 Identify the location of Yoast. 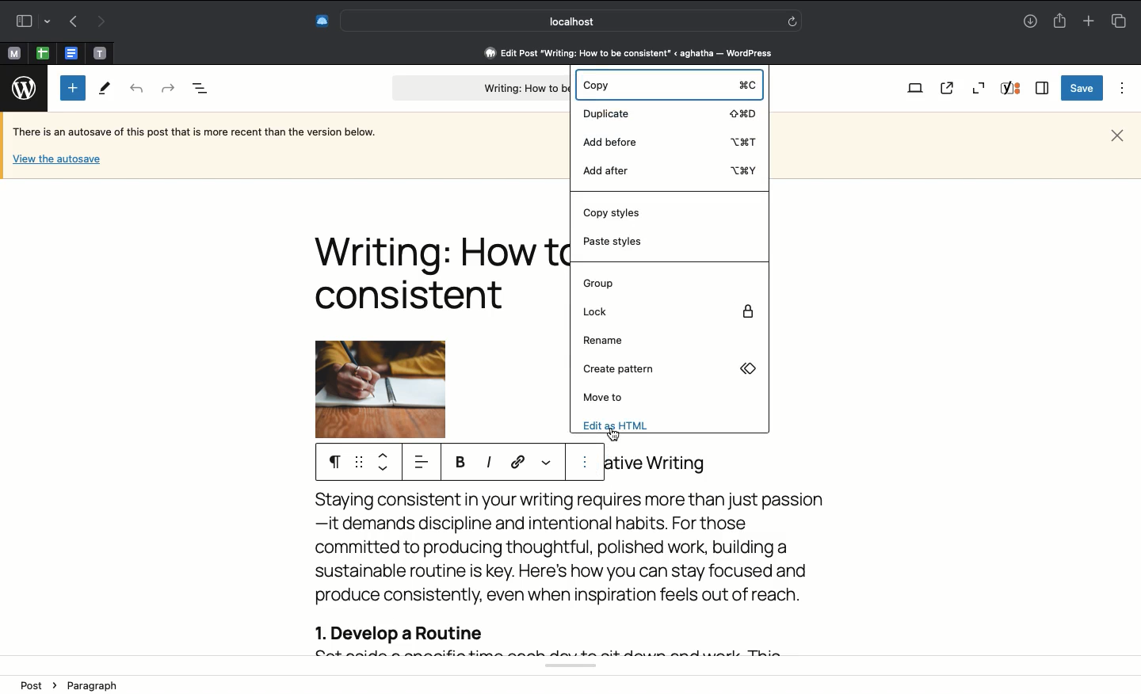
(1013, 90).